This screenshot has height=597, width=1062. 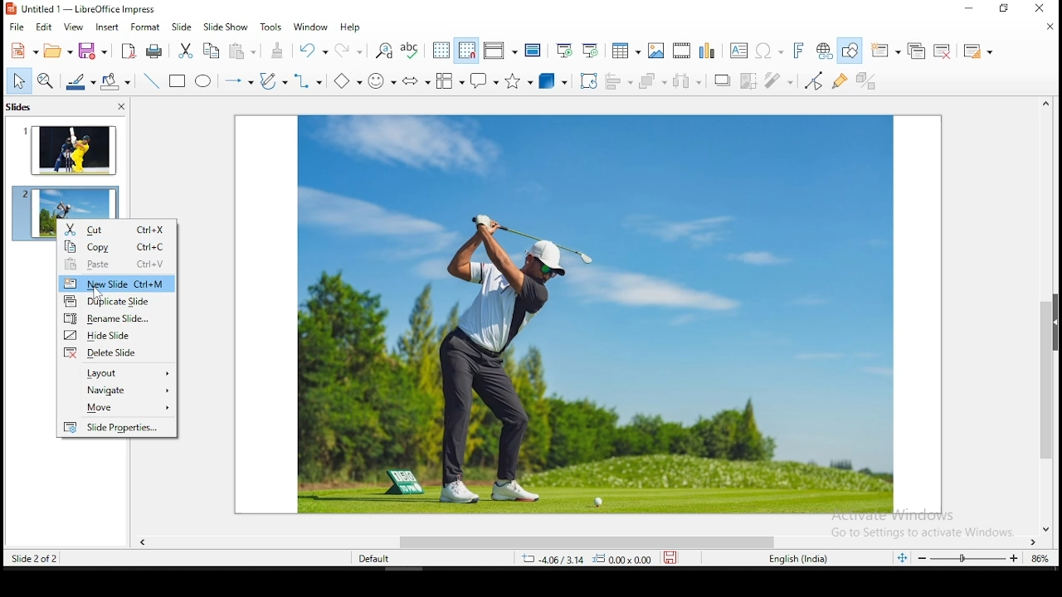 I want to click on 0.00x0.00, so click(x=624, y=559).